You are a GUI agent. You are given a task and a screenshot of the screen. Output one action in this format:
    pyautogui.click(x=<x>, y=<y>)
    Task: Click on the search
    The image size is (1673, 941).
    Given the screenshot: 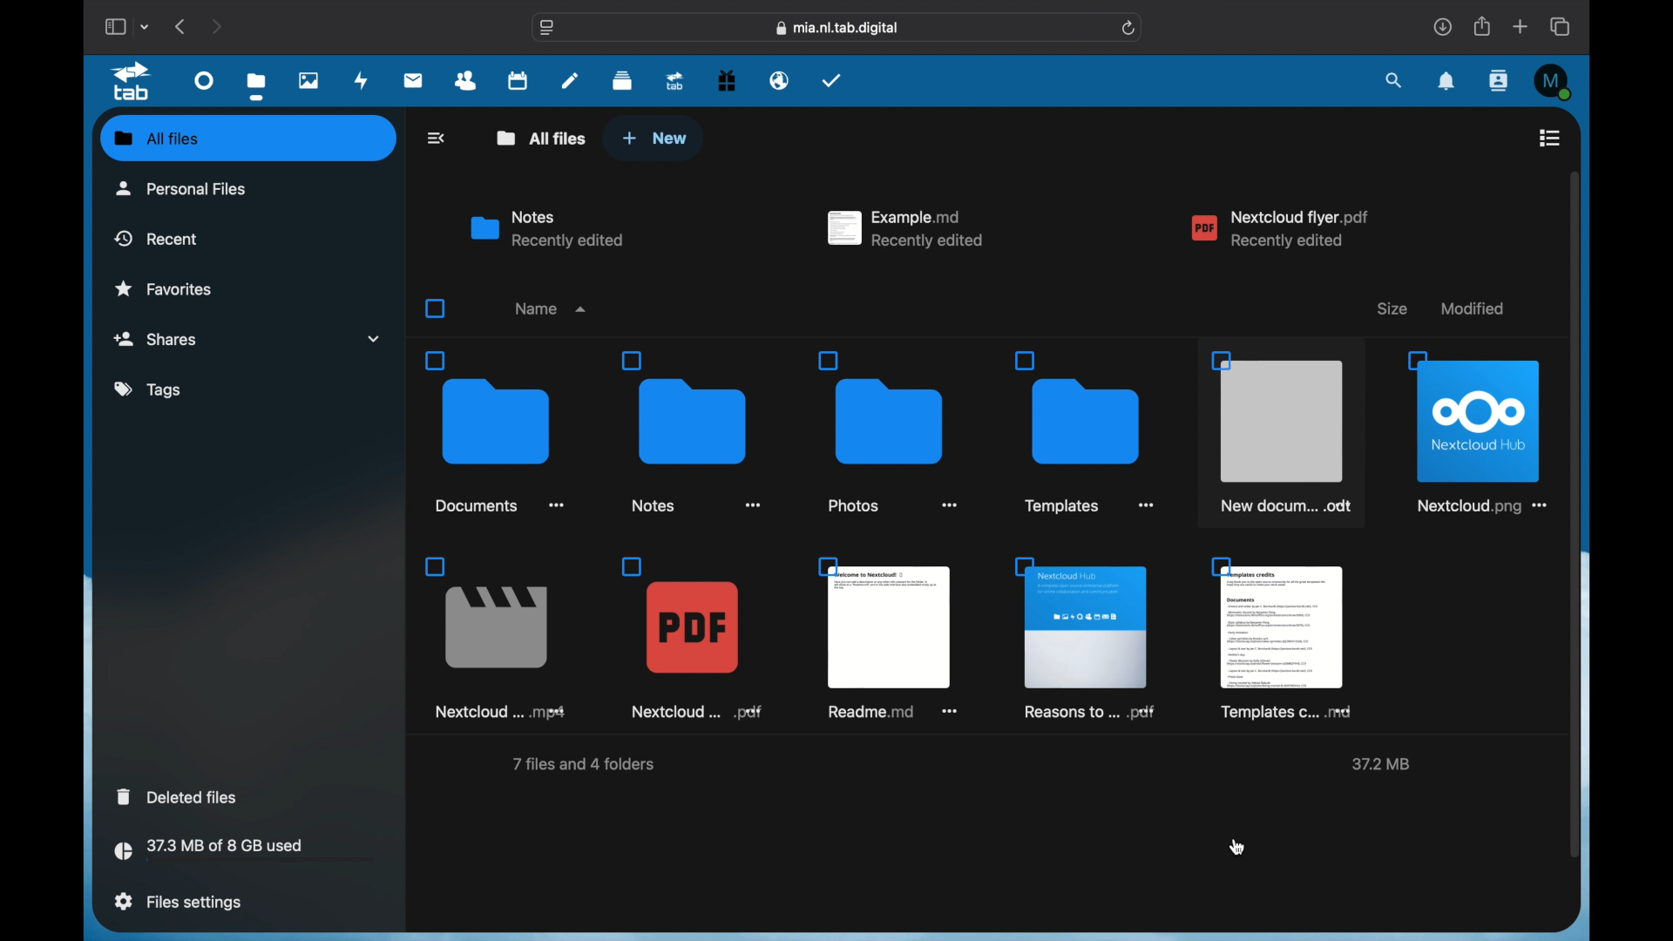 What is the action you would take?
    pyautogui.click(x=1395, y=82)
    